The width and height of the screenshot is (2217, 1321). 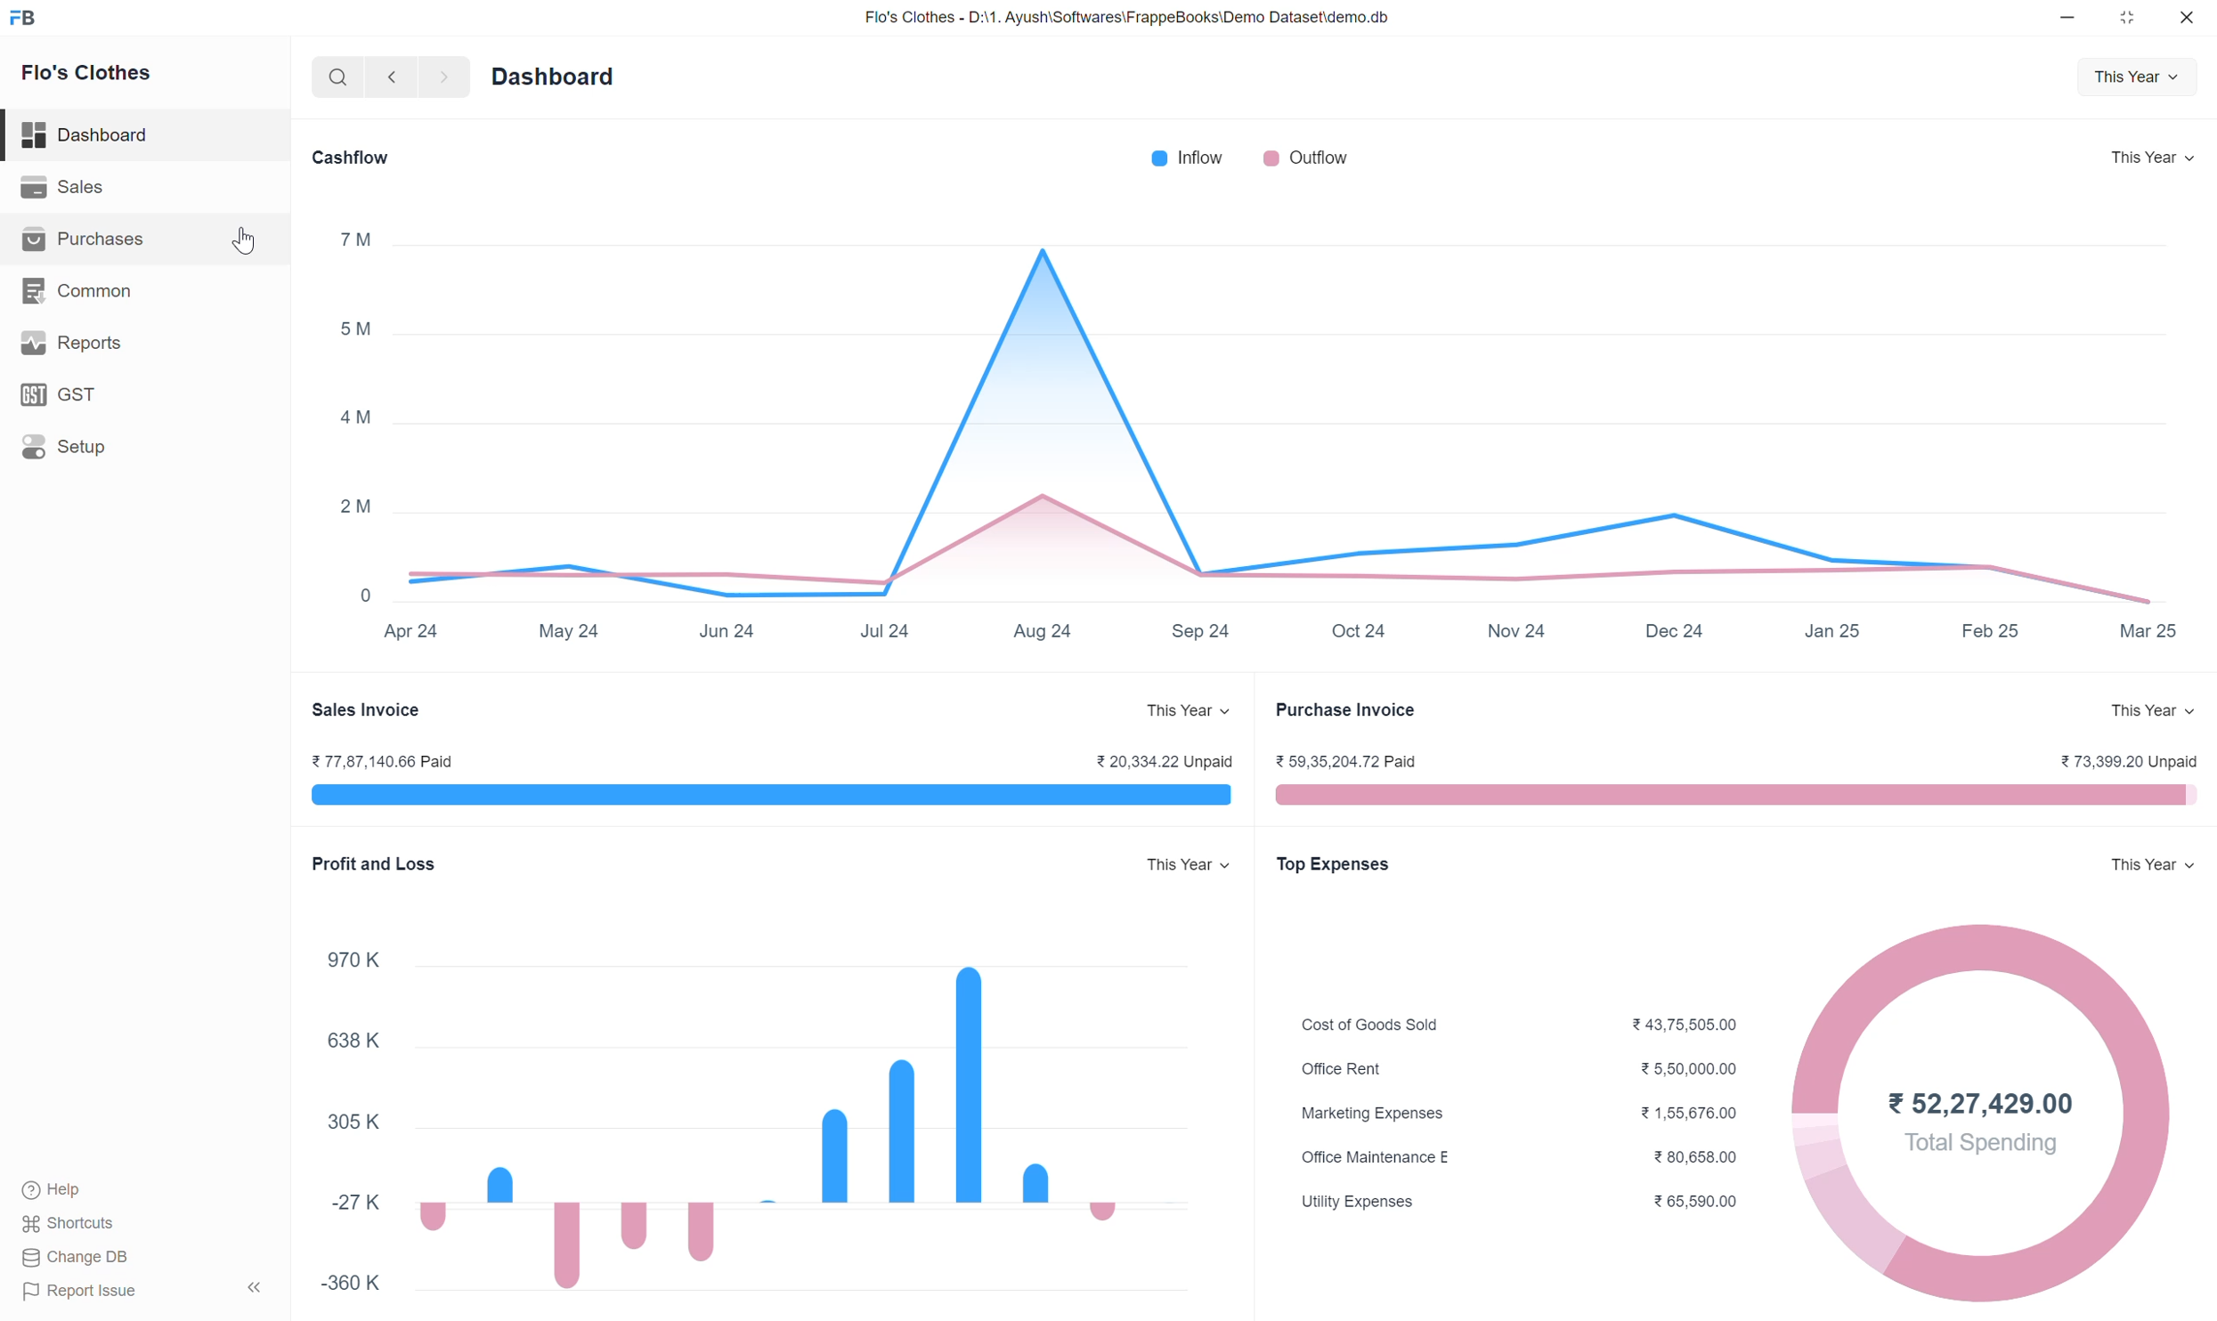 What do you see at coordinates (374, 863) in the screenshot?
I see `Profit and Loss` at bounding box center [374, 863].